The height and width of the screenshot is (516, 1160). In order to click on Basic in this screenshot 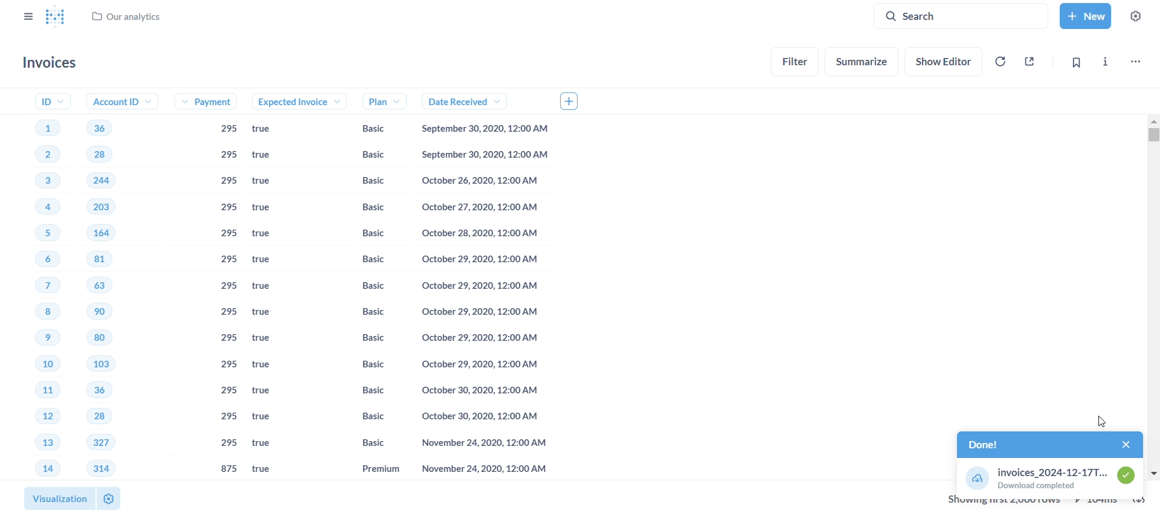, I will do `click(367, 311)`.